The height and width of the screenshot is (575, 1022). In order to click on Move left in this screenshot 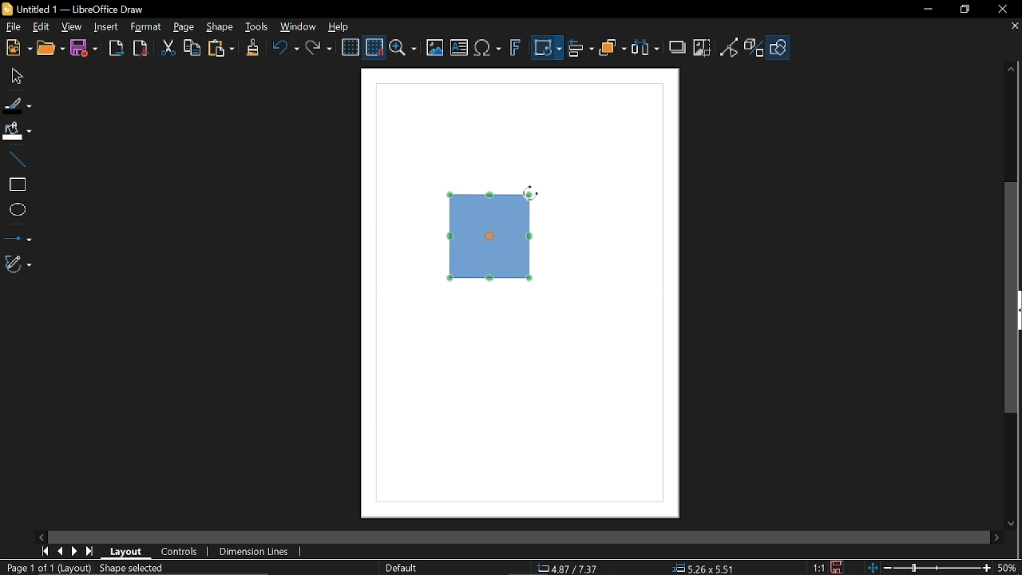, I will do `click(42, 537)`.